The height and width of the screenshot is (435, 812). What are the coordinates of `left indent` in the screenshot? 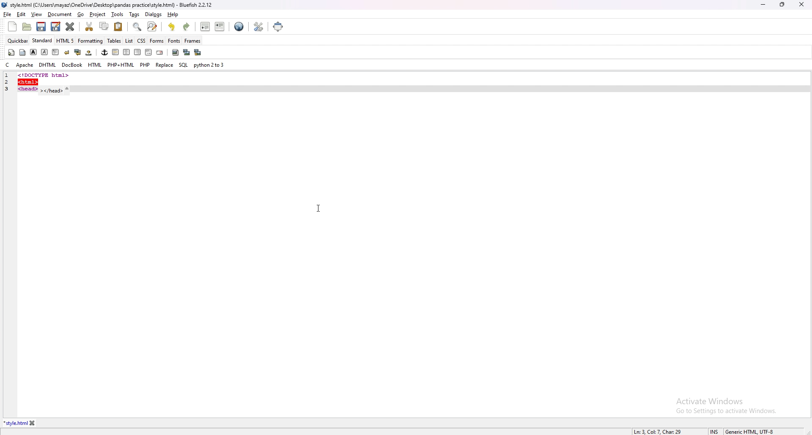 It's located at (115, 52).